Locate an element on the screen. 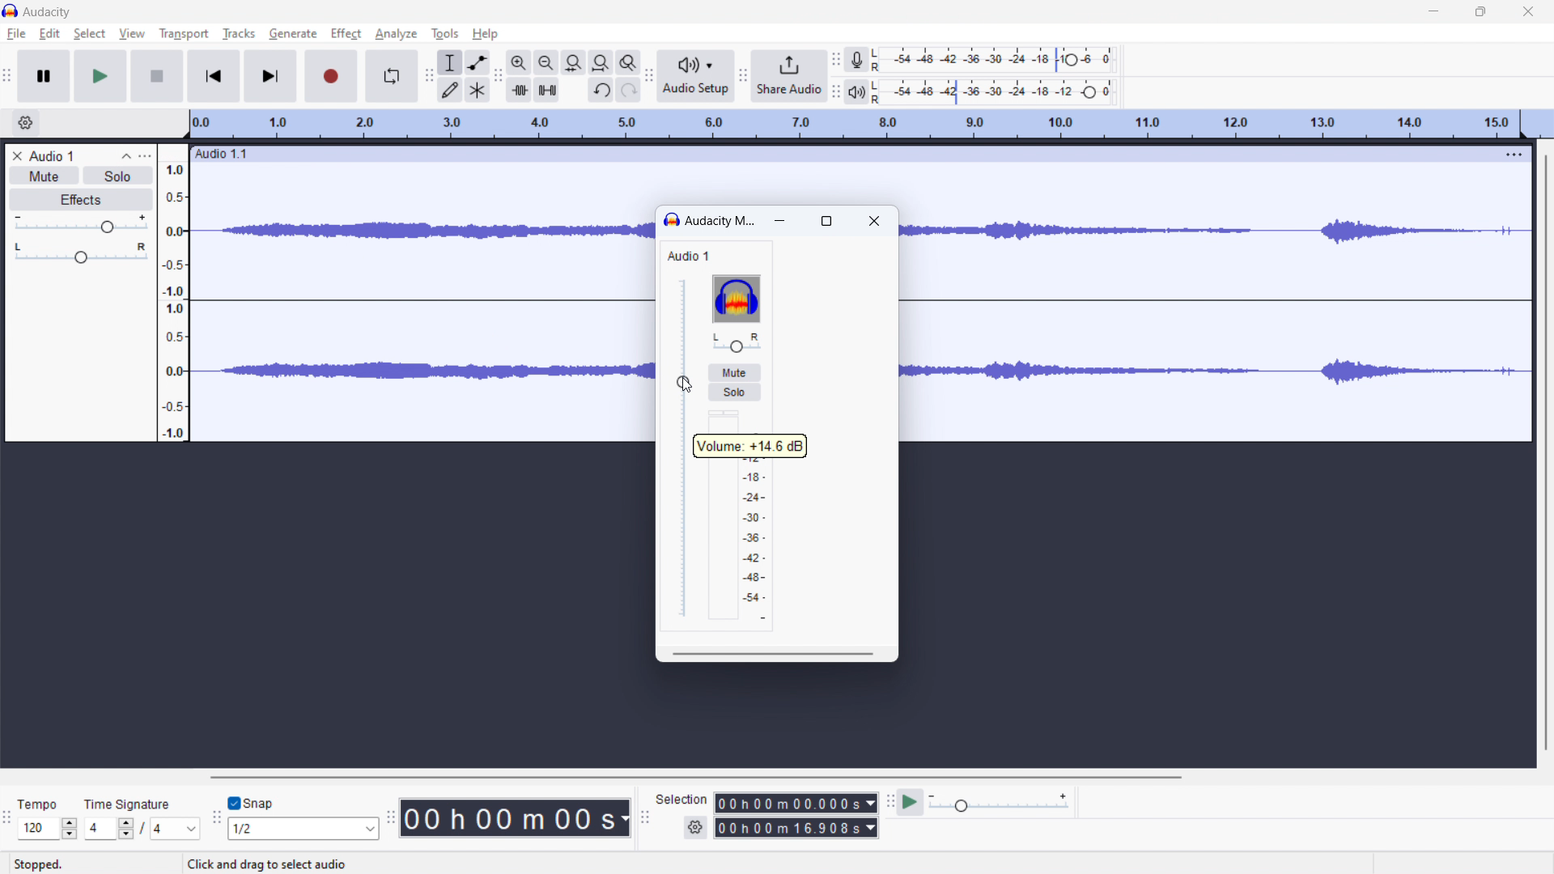 This screenshot has width=1554, height=874. mute is located at coordinates (45, 176).